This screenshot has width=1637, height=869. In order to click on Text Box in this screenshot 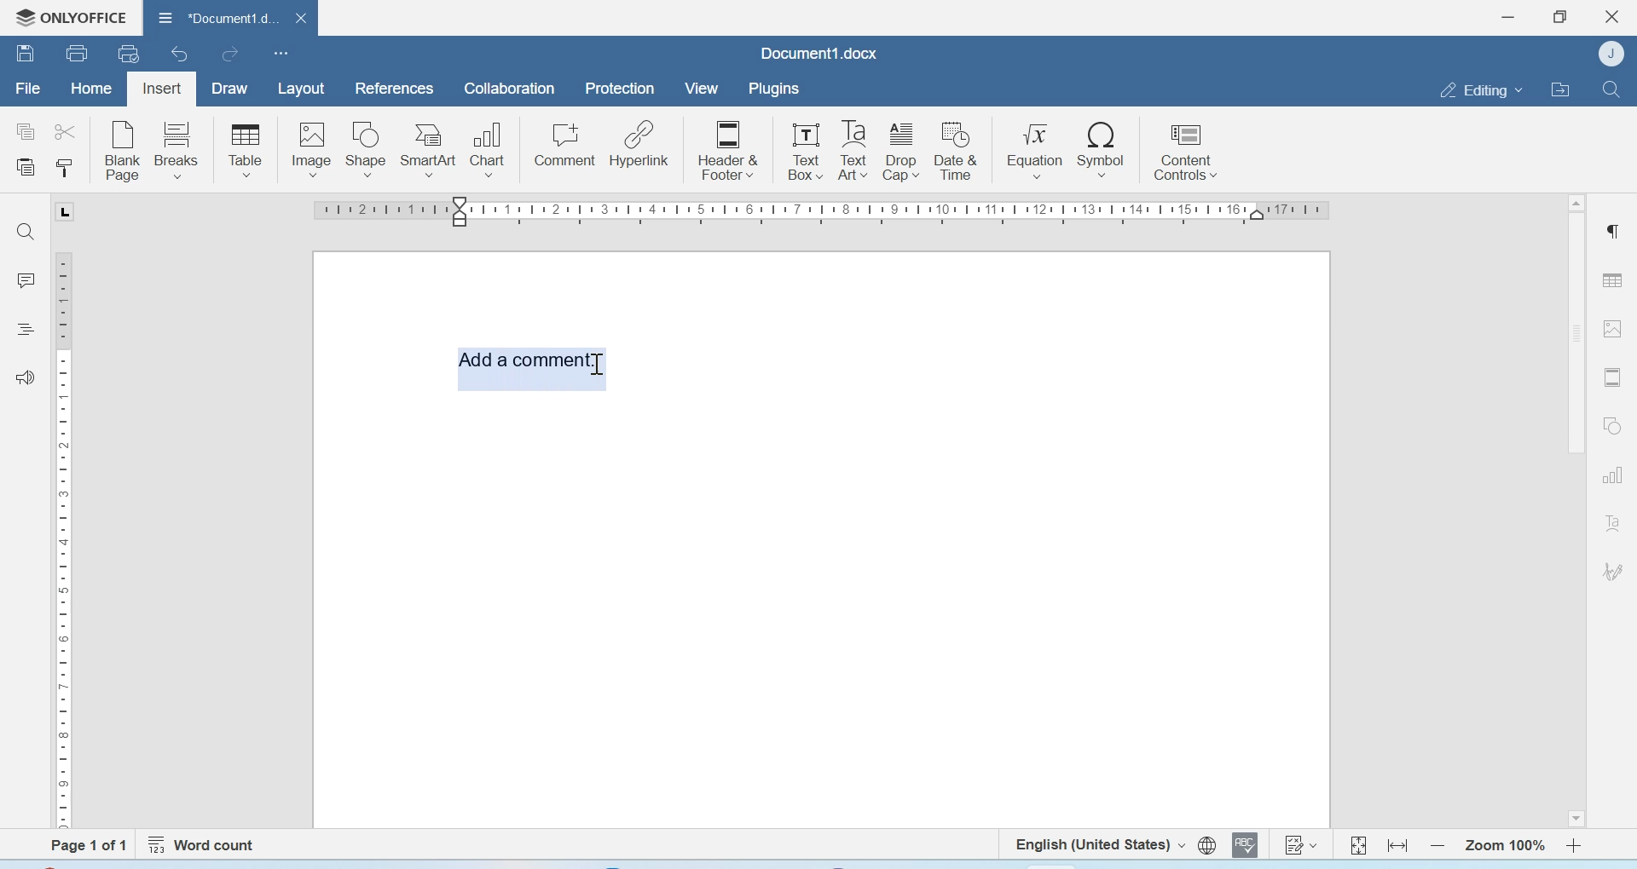, I will do `click(851, 150)`.